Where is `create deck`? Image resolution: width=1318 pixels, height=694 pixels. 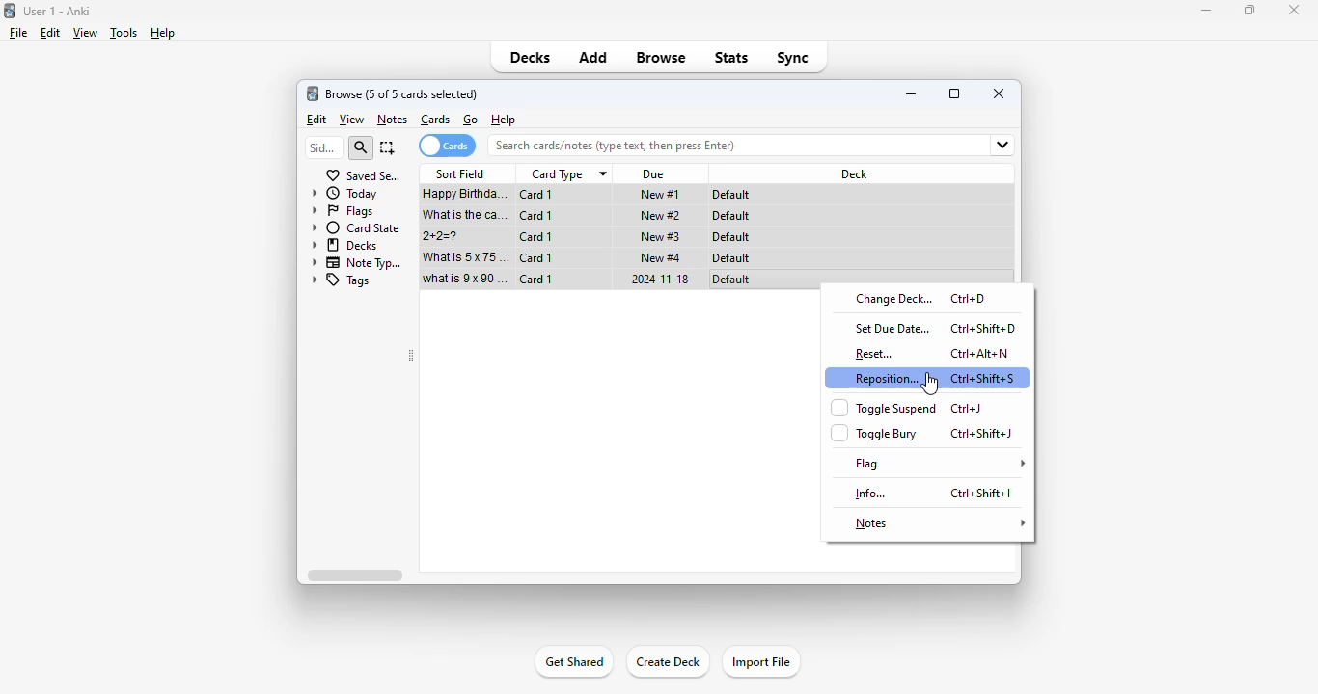
create deck is located at coordinates (667, 661).